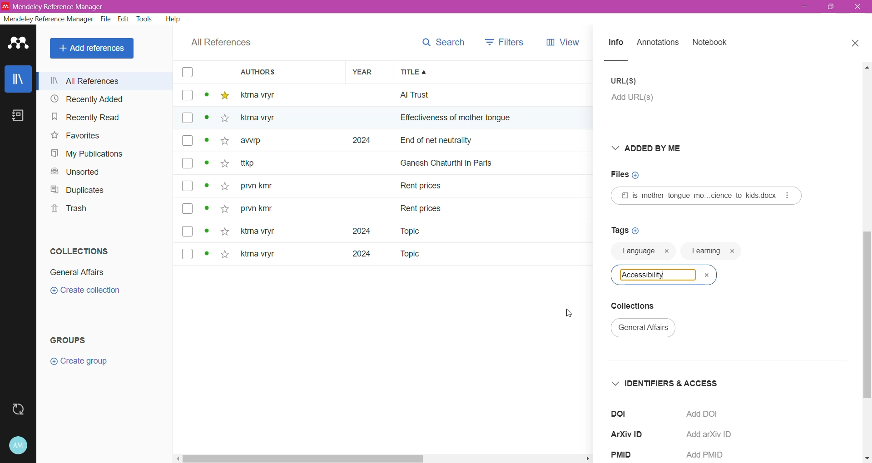 The image size is (872, 463). What do you see at coordinates (223, 165) in the screenshot?
I see `star` at bounding box center [223, 165].